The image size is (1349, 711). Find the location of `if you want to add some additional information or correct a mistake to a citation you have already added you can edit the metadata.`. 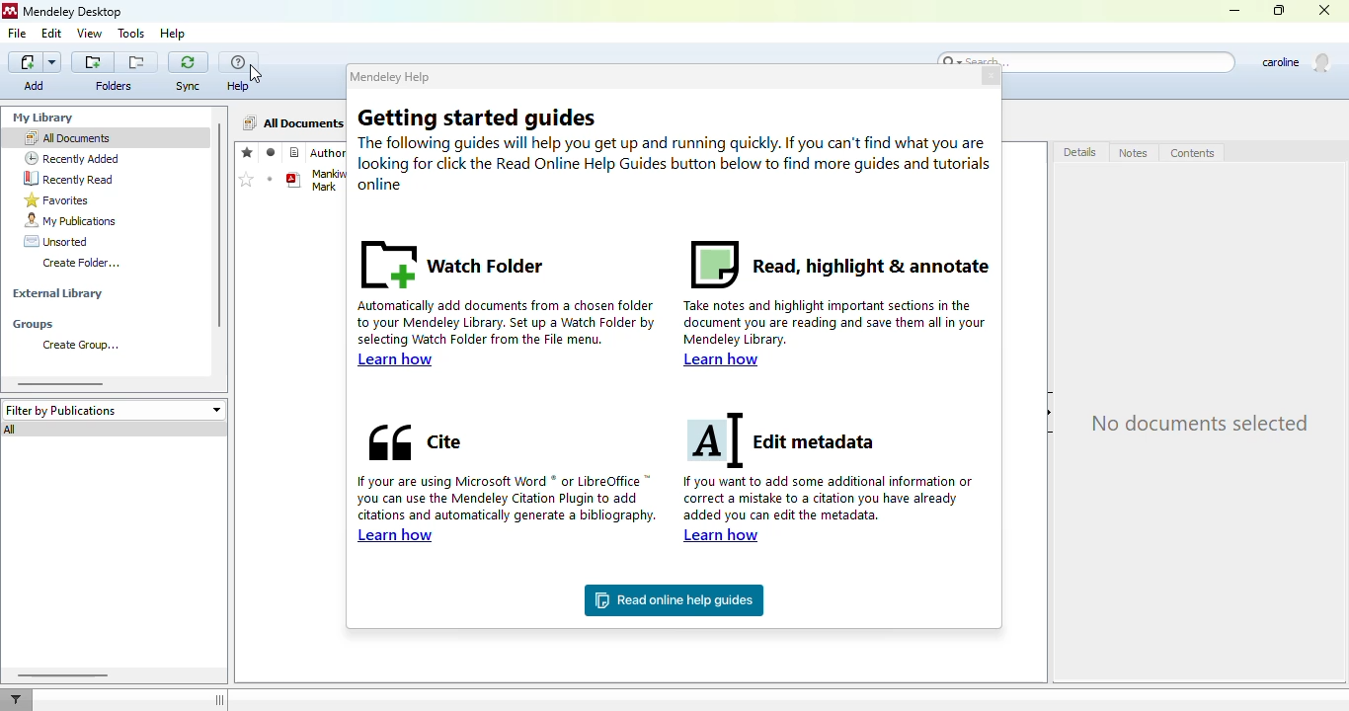

if you want to add some additional information or correct a mistake to a citation you have already added you can edit the metadata. is located at coordinates (828, 499).